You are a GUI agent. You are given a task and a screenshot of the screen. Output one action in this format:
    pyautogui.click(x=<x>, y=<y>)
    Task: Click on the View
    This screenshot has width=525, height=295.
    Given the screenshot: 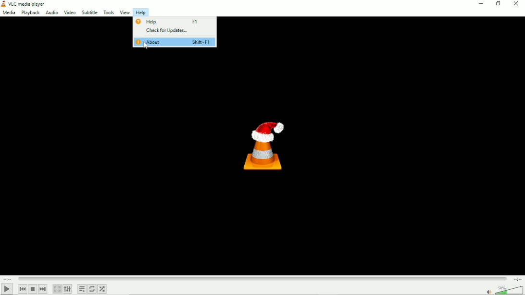 What is the action you would take?
    pyautogui.click(x=124, y=12)
    